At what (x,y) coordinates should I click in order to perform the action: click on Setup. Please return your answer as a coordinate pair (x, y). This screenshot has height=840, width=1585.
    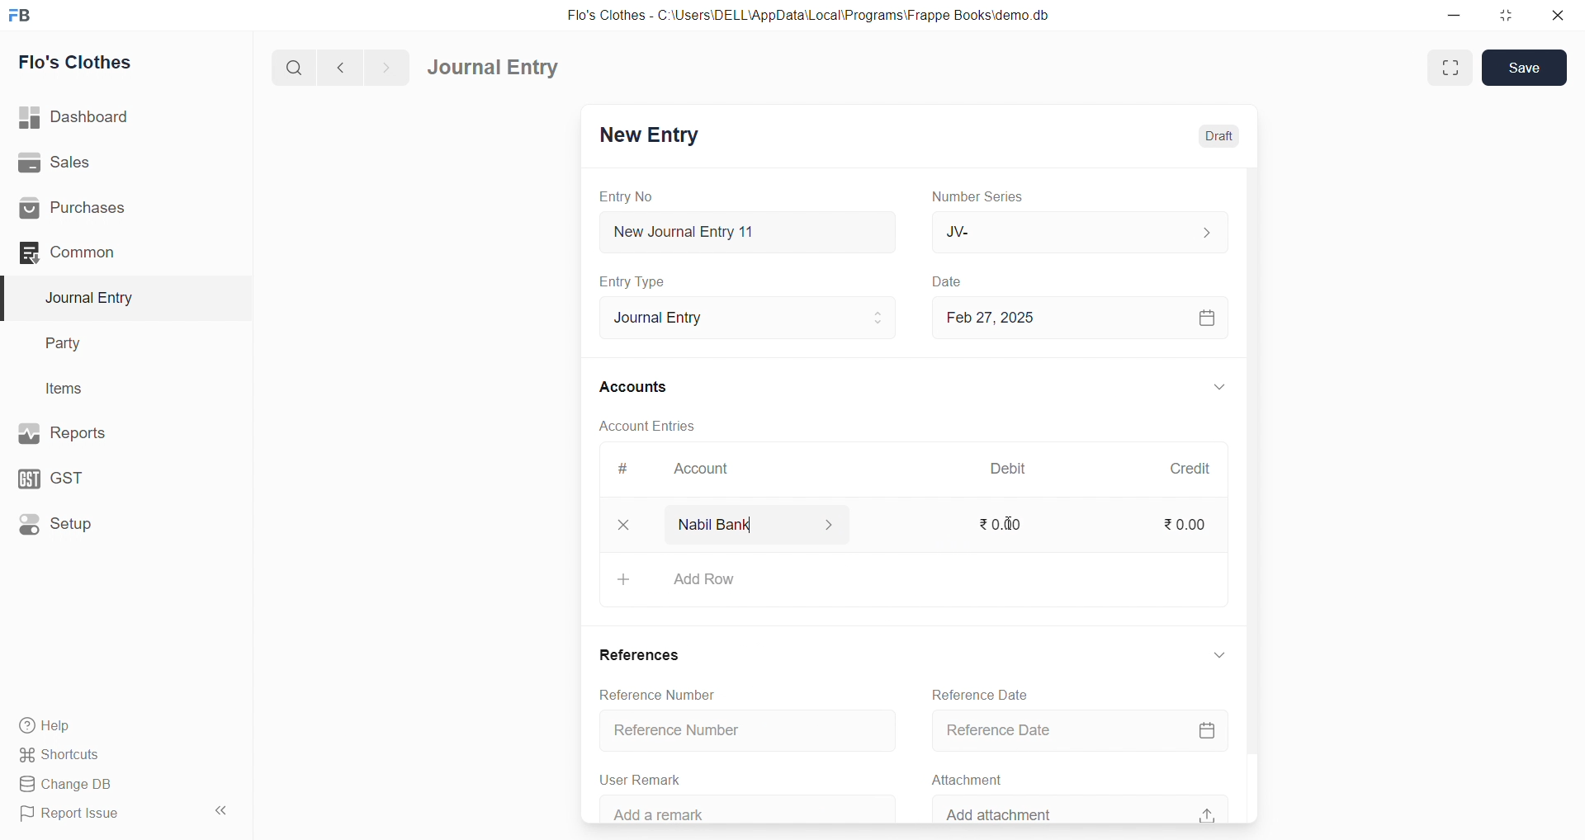
    Looking at the image, I should click on (95, 526).